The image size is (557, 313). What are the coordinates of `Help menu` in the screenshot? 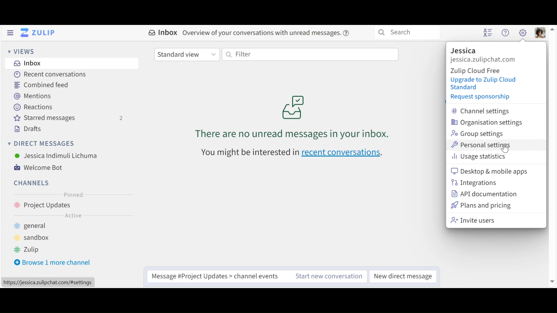 It's located at (505, 32).